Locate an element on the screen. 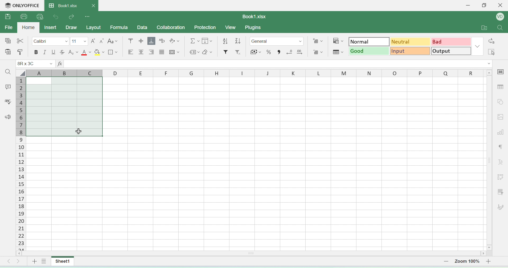  underline is located at coordinates (53, 52).